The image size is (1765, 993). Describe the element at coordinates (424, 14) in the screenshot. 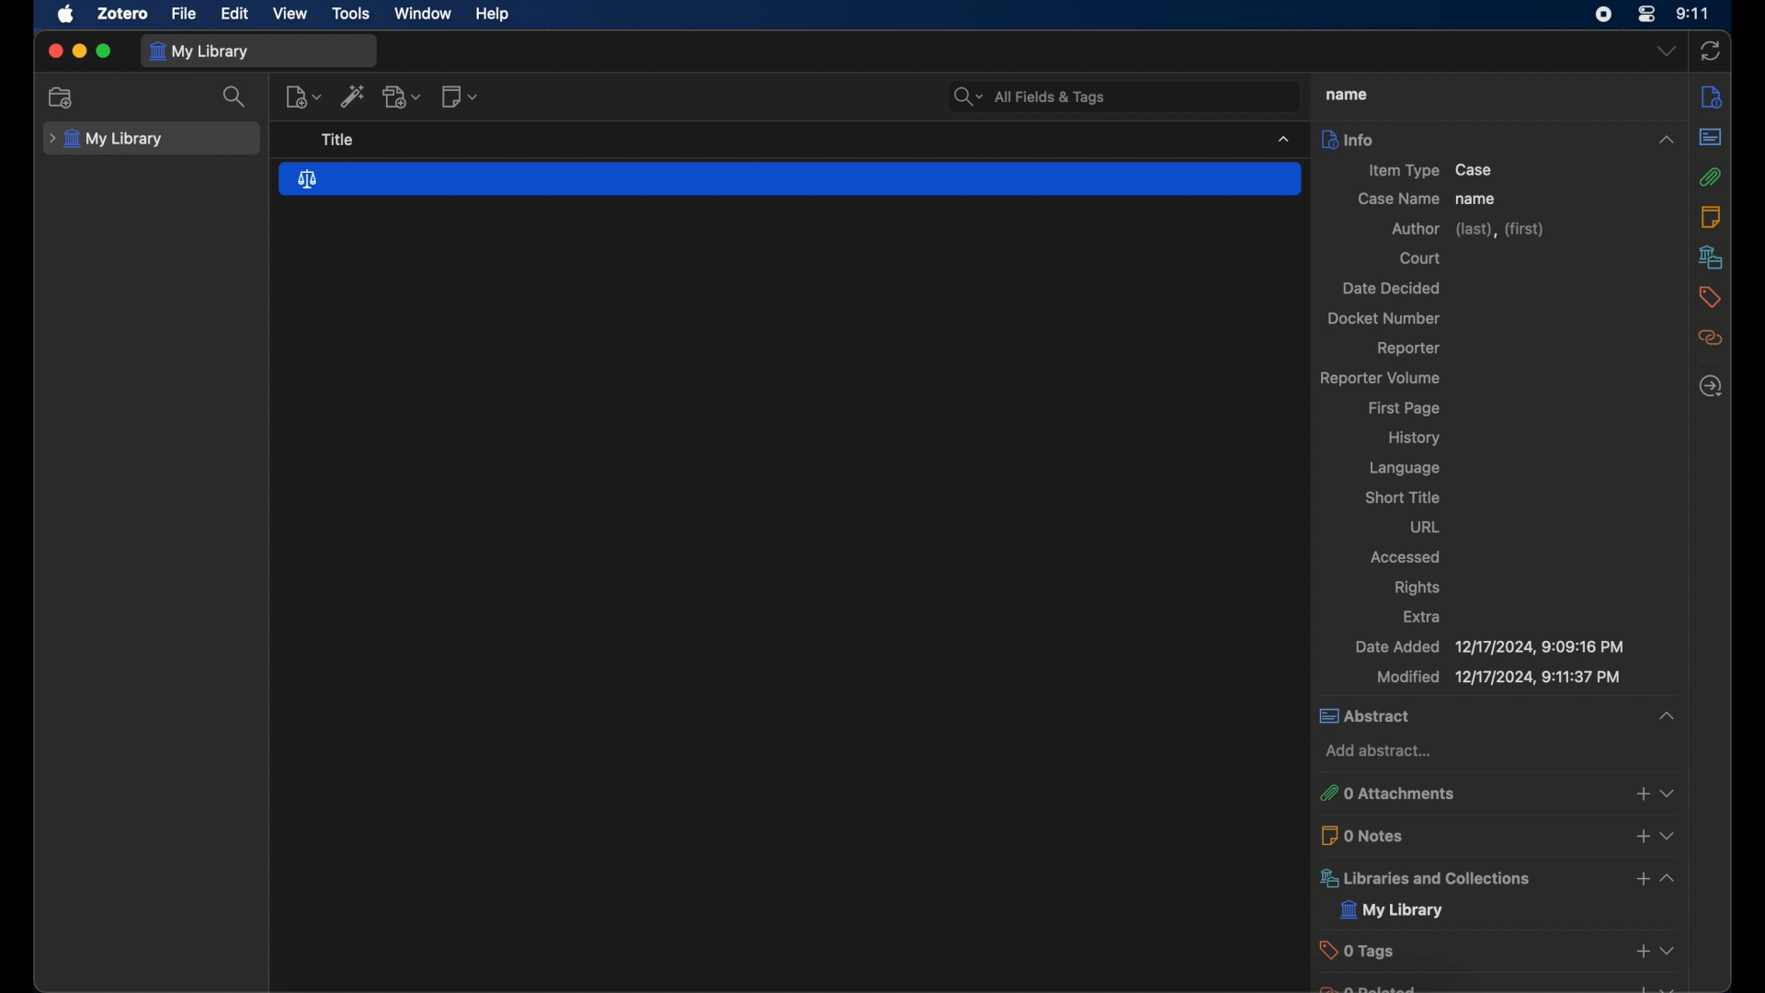

I see `window` at that location.